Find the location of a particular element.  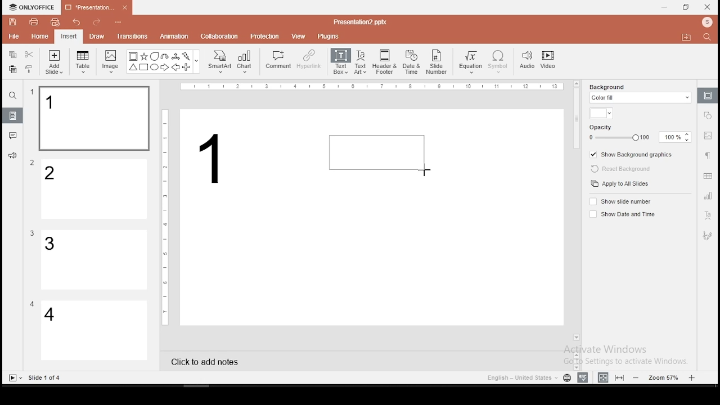

fit to slide is located at coordinates (621, 377).